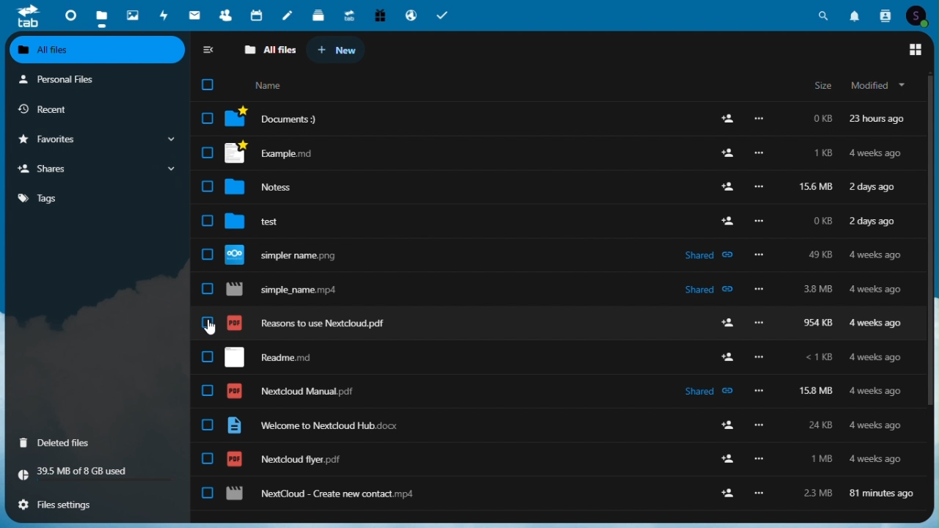 The width and height of the screenshot is (939, 528). Describe the element at coordinates (212, 49) in the screenshot. I see `collapse sidebar` at that location.